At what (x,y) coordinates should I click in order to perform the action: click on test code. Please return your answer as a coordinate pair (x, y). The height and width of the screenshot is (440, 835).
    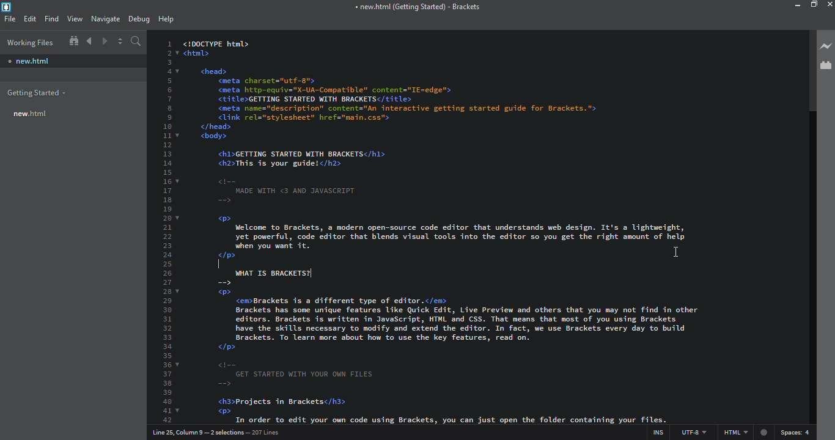
    Looking at the image, I should click on (443, 144).